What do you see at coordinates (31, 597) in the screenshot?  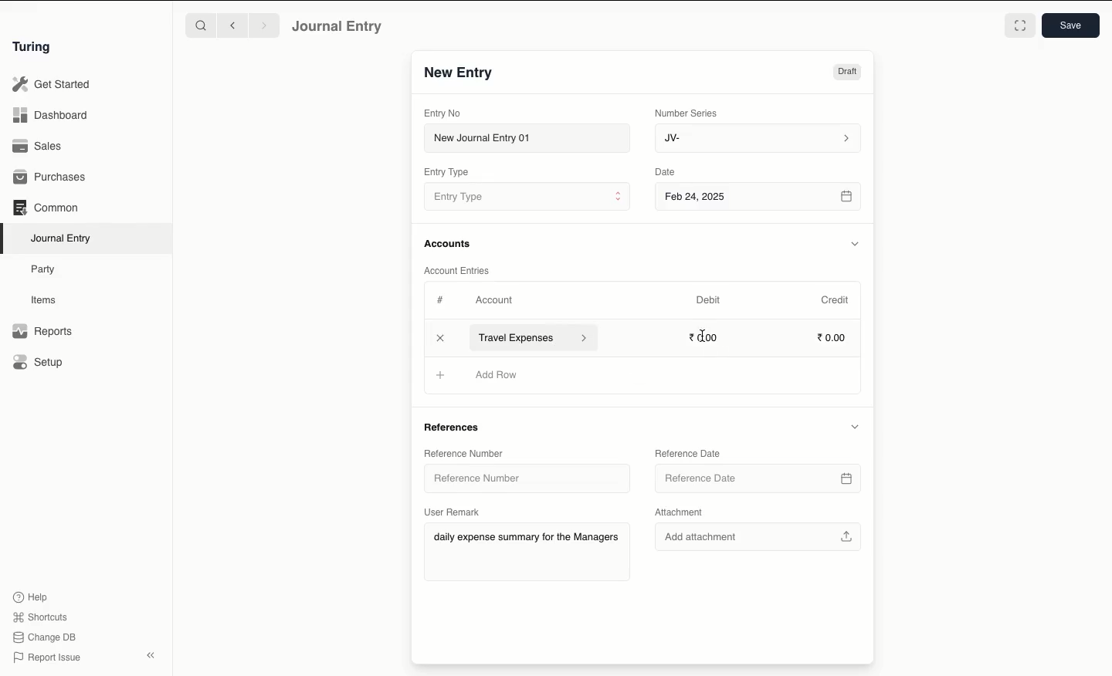 I see `Help` at bounding box center [31, 597].